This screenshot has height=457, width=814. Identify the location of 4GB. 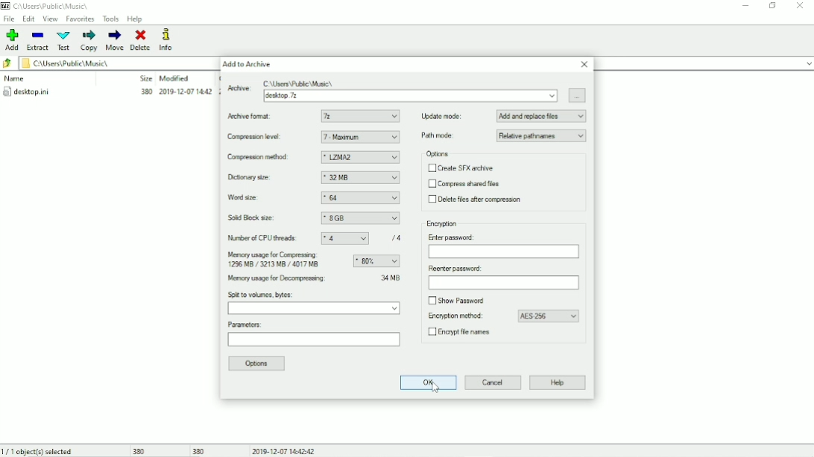
(360, 219).